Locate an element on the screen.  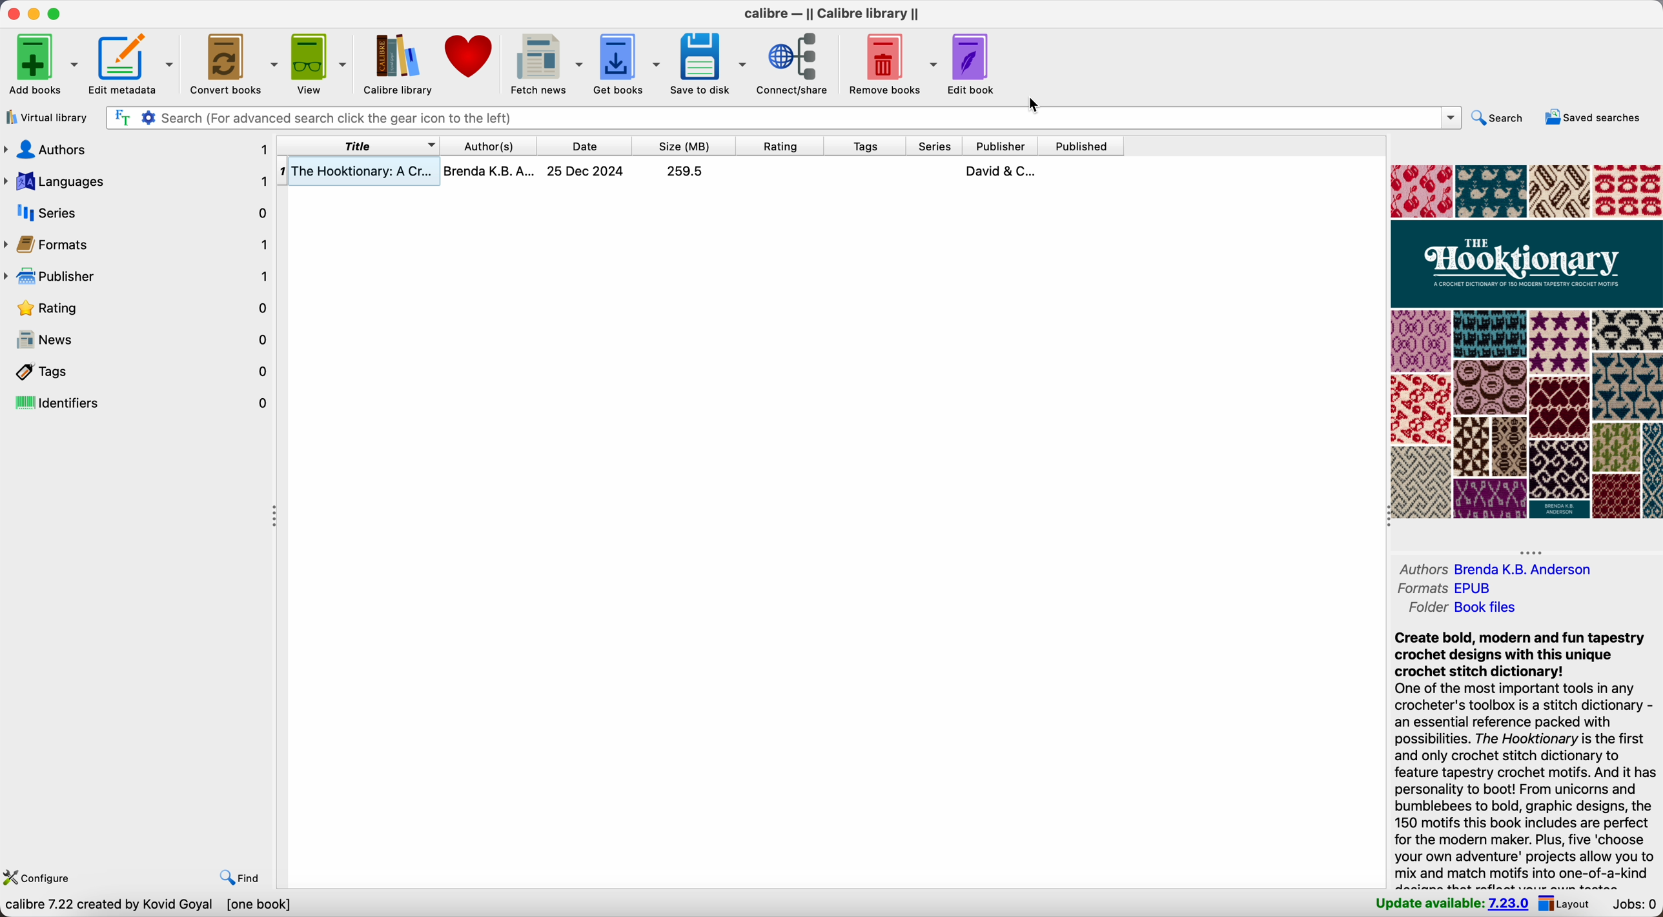
synopsis is located at coordinates (1523, 756).